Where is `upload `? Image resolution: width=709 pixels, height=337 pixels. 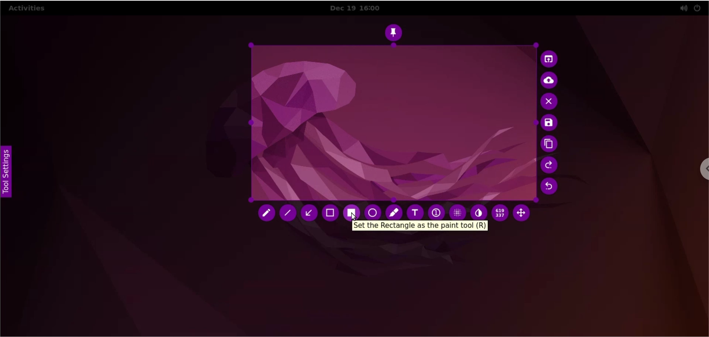 upload  is located at coordinates (552, 80).